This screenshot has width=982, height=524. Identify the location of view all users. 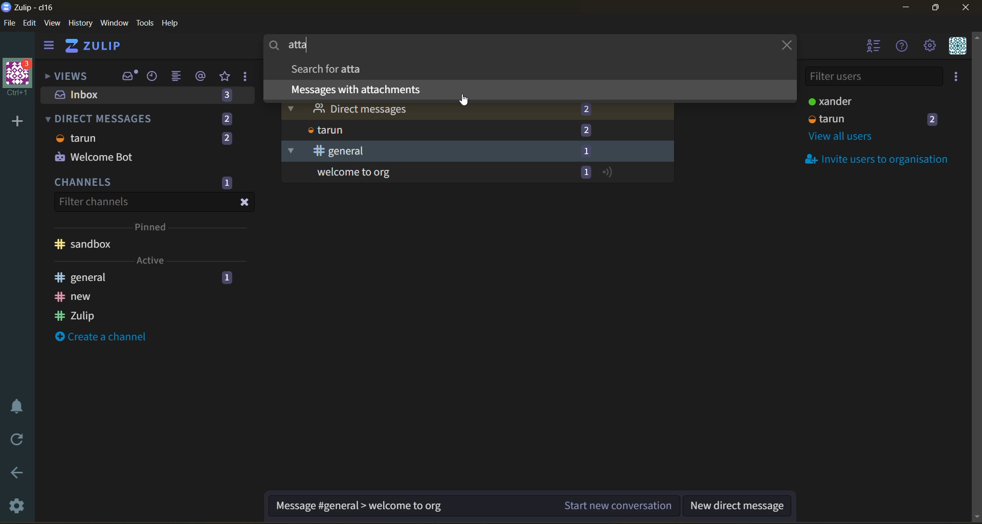
(843, 137).